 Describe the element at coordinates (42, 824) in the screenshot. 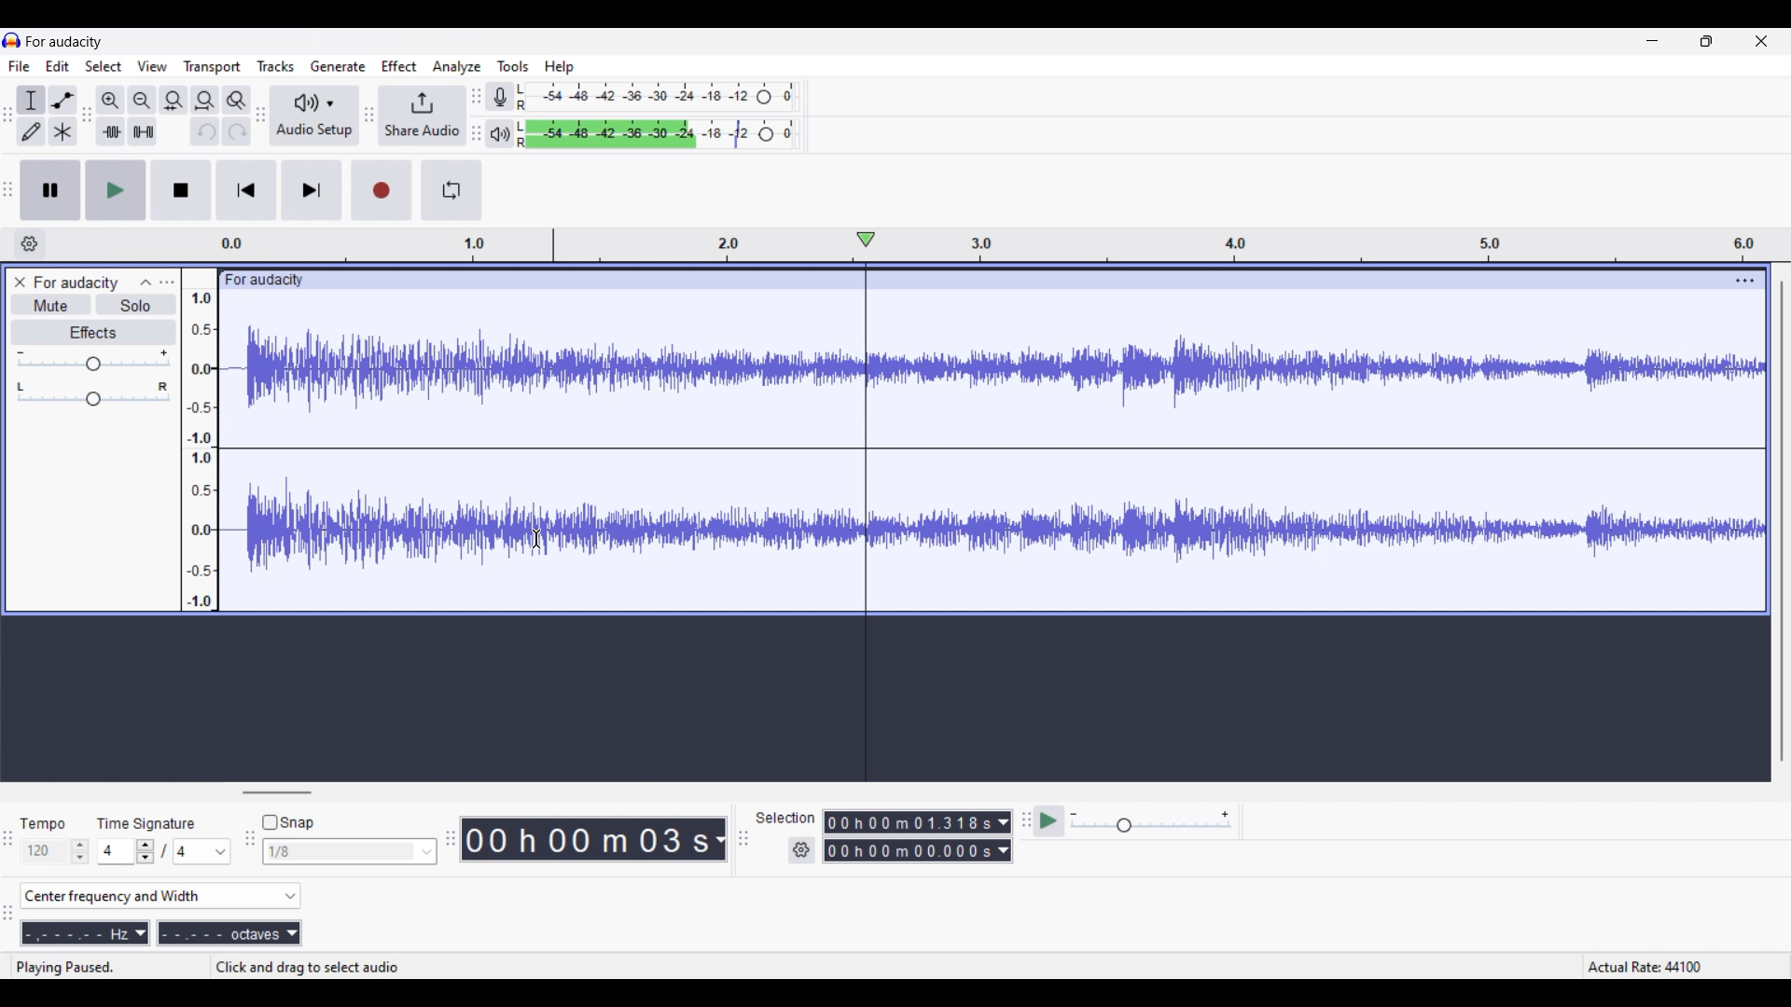

I see `Indicates Tempo settings` at that location.